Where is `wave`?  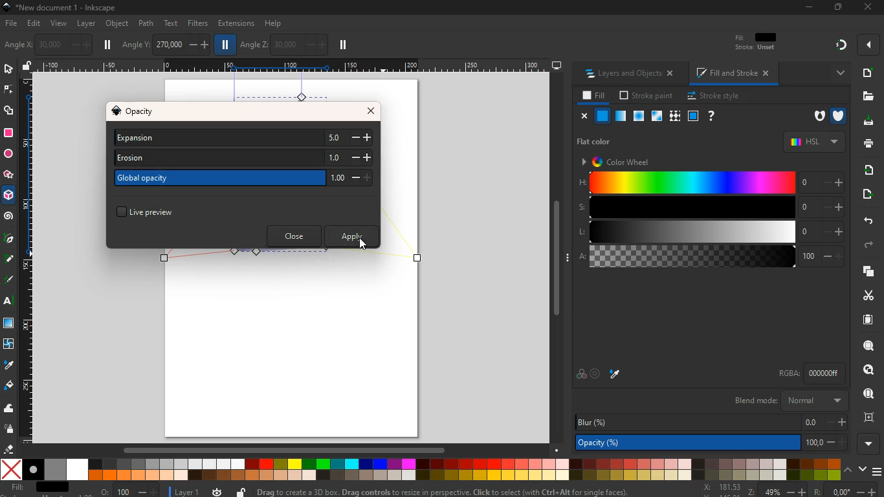 wave is located at coordinates (10, 410).